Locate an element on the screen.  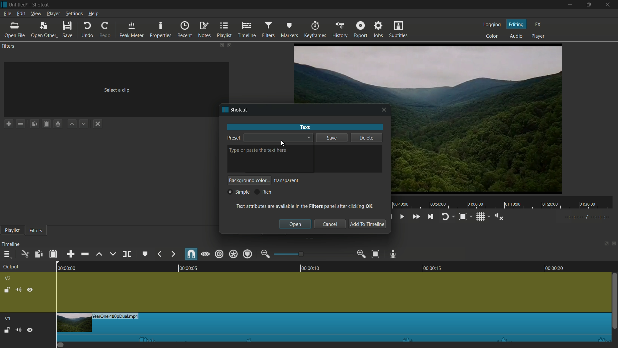
save is located at coordinates (331, 139).